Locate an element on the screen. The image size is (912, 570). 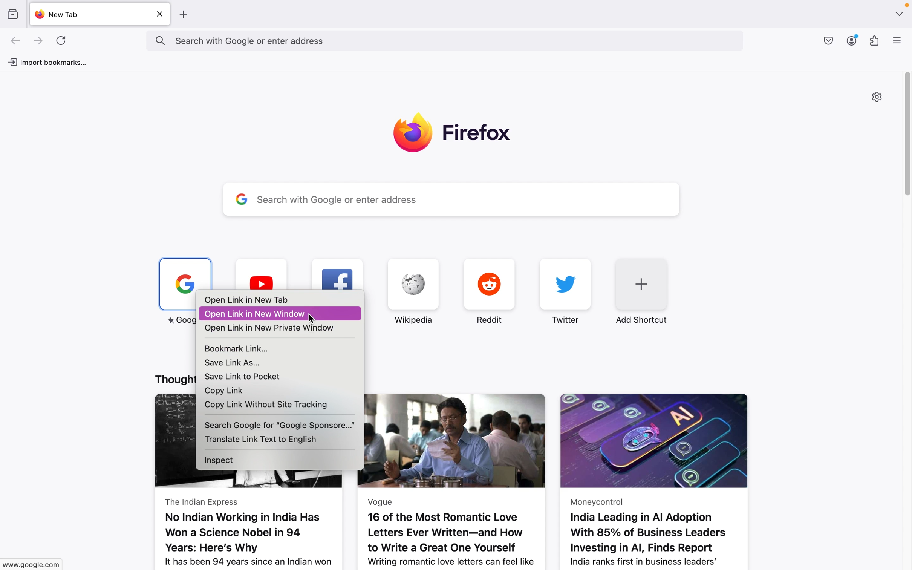
search google for is located at coordinates (278, 426).